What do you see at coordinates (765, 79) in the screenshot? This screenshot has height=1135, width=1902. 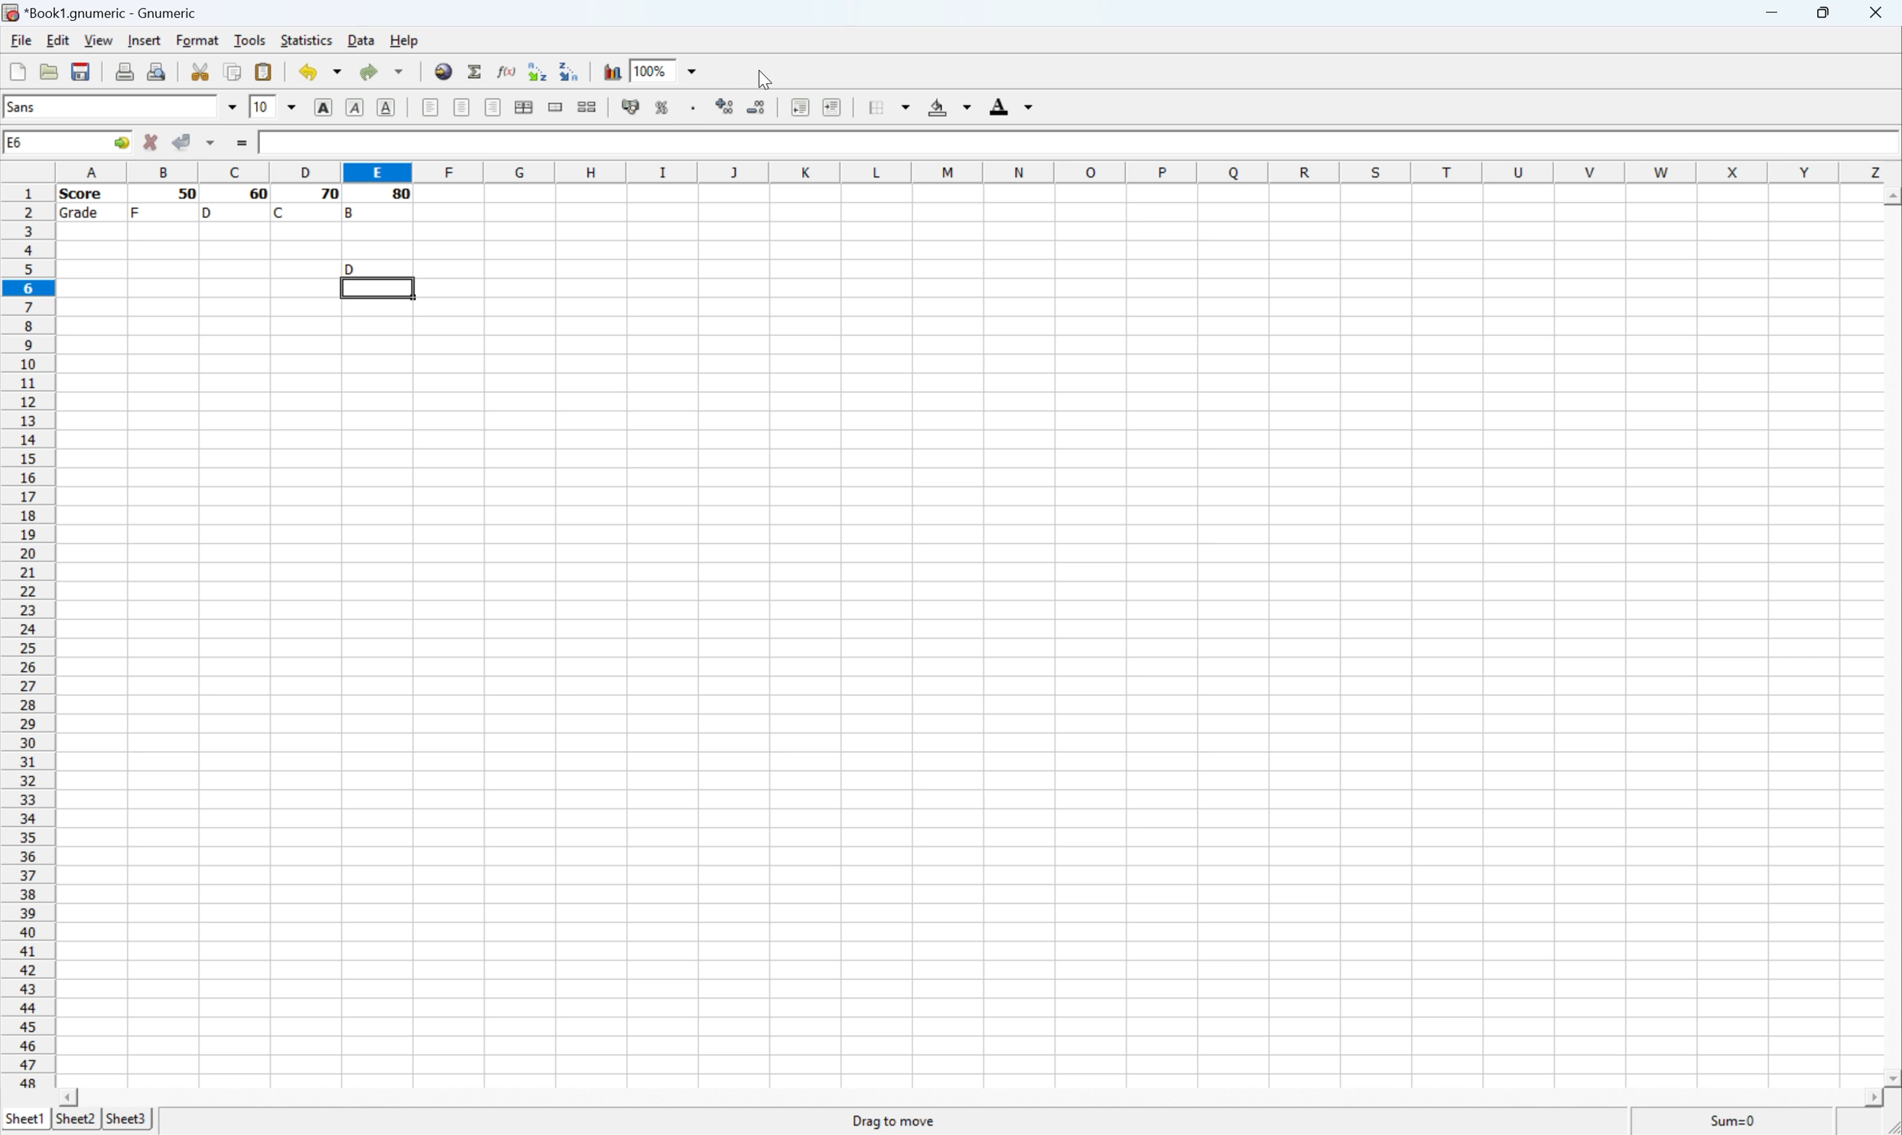 I see `Cursor` at bounding box center [765, 79].